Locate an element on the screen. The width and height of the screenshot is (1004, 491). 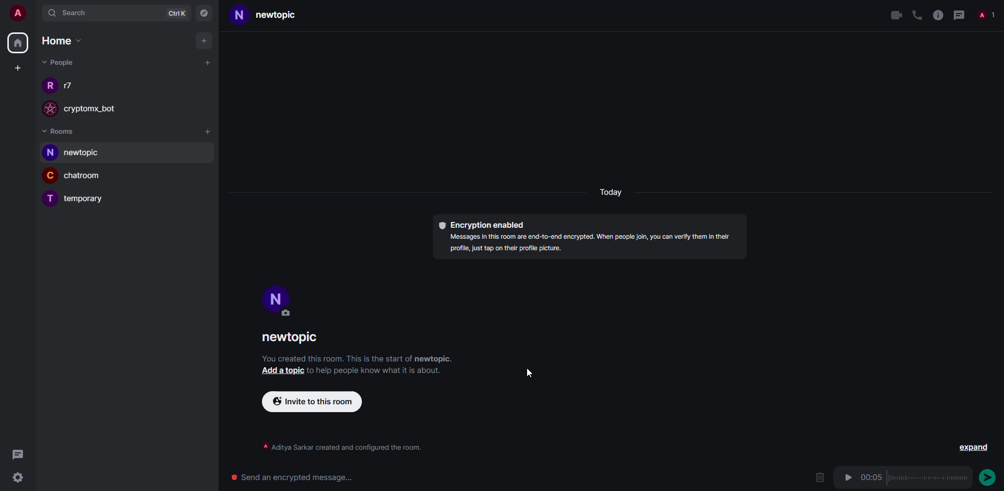
start chat is located at coordinates (207, 63).